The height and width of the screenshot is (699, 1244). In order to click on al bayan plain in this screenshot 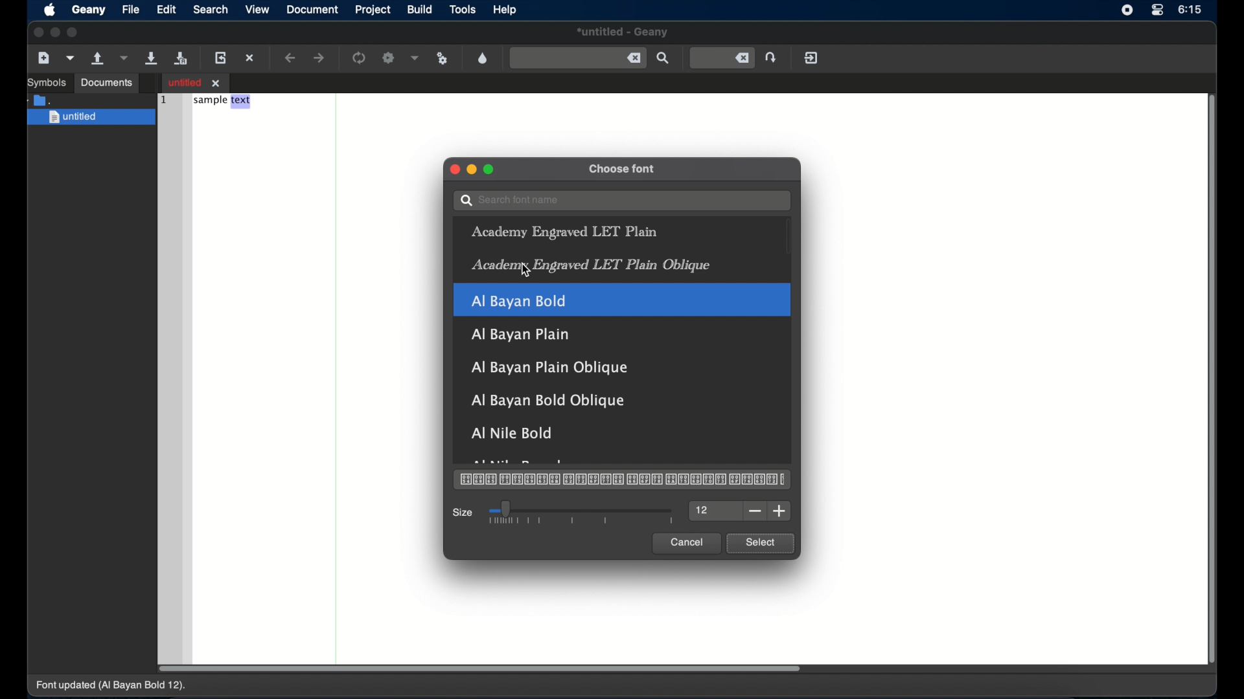, I will do `click(520, 335)`.